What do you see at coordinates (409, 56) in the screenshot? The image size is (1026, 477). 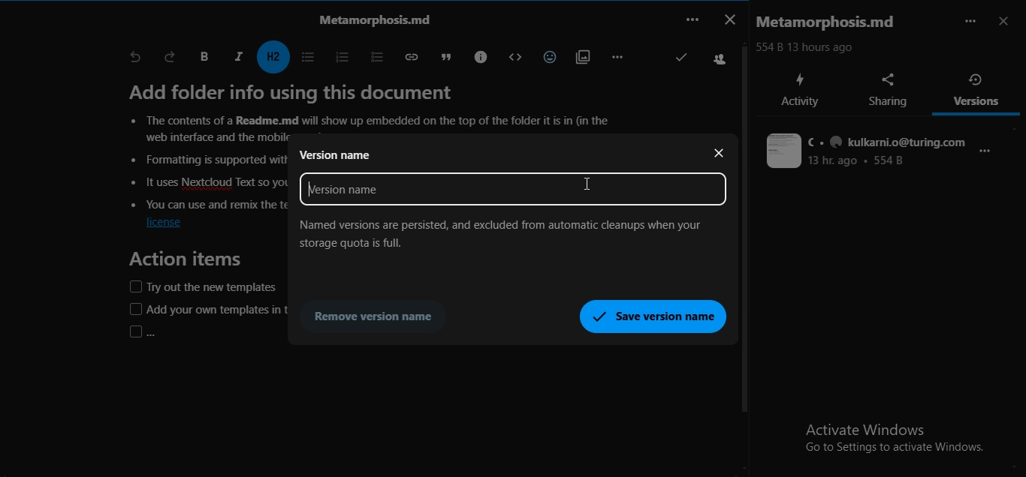 I see `insert link` at bounding box center [409, 56].